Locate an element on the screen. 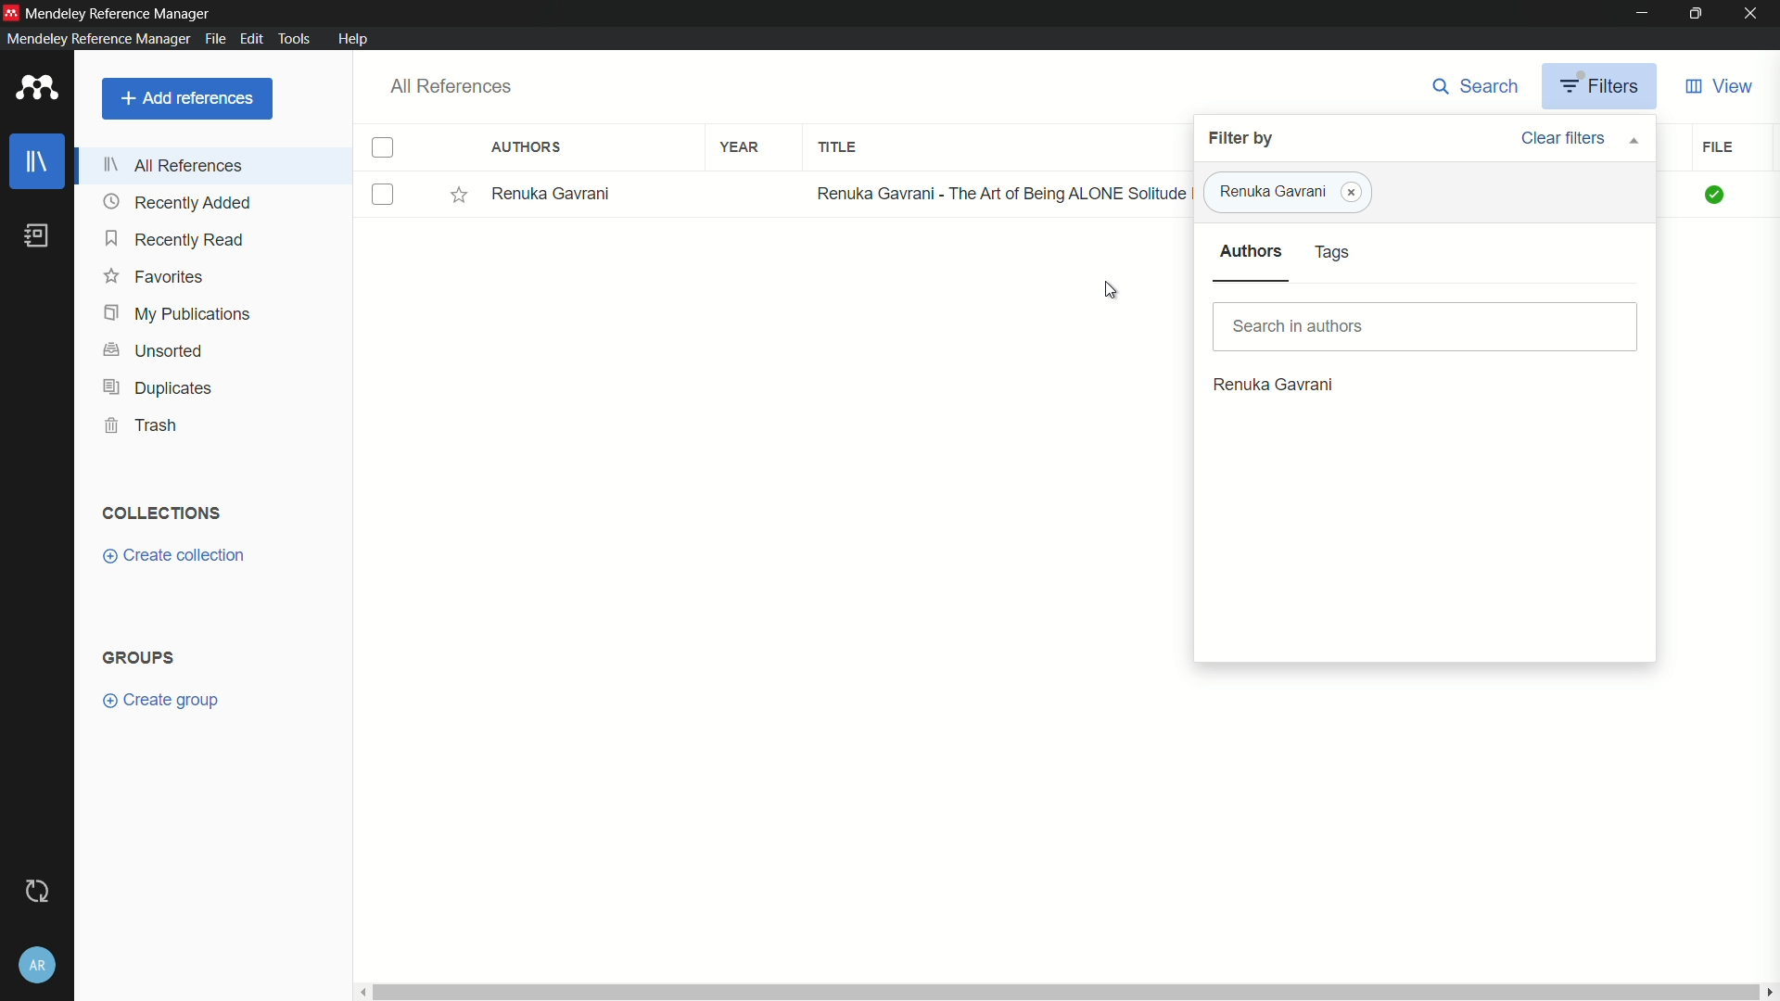 The image size is (1780, 1001). duplicates is located at coordinates (154, 388).